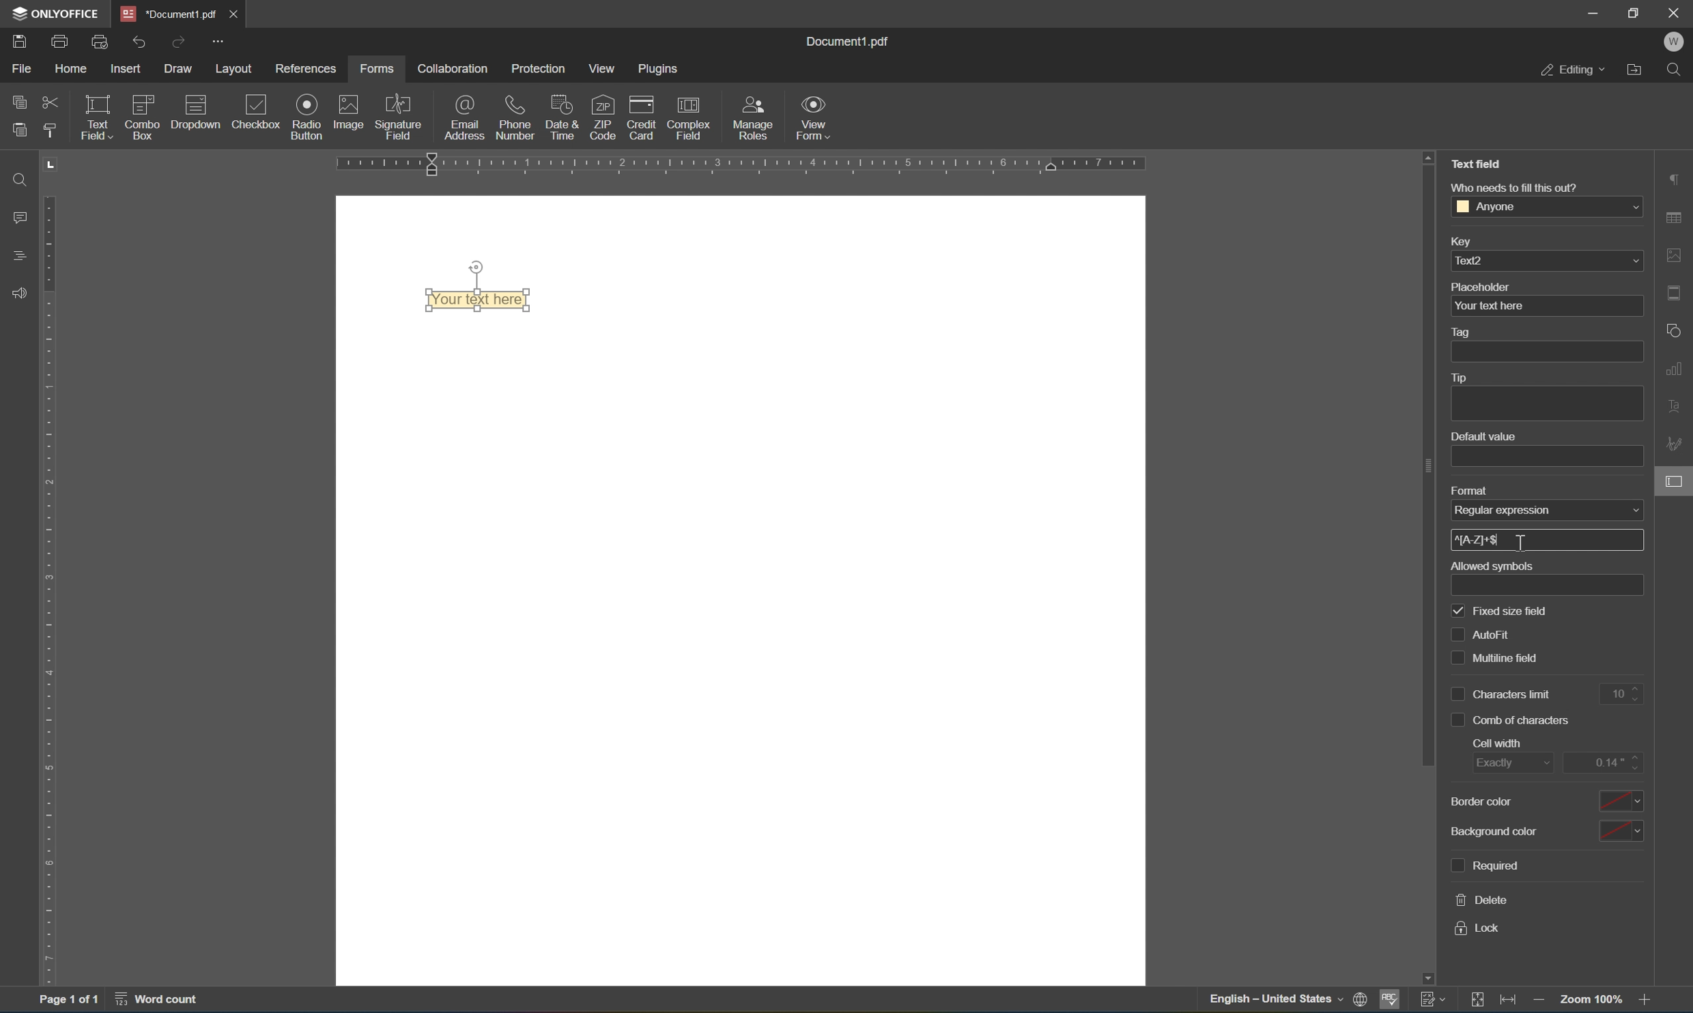 Image resolution: width=1693 pixels, height=1013 pixels. I want to click on phone number, so click(513, 116).